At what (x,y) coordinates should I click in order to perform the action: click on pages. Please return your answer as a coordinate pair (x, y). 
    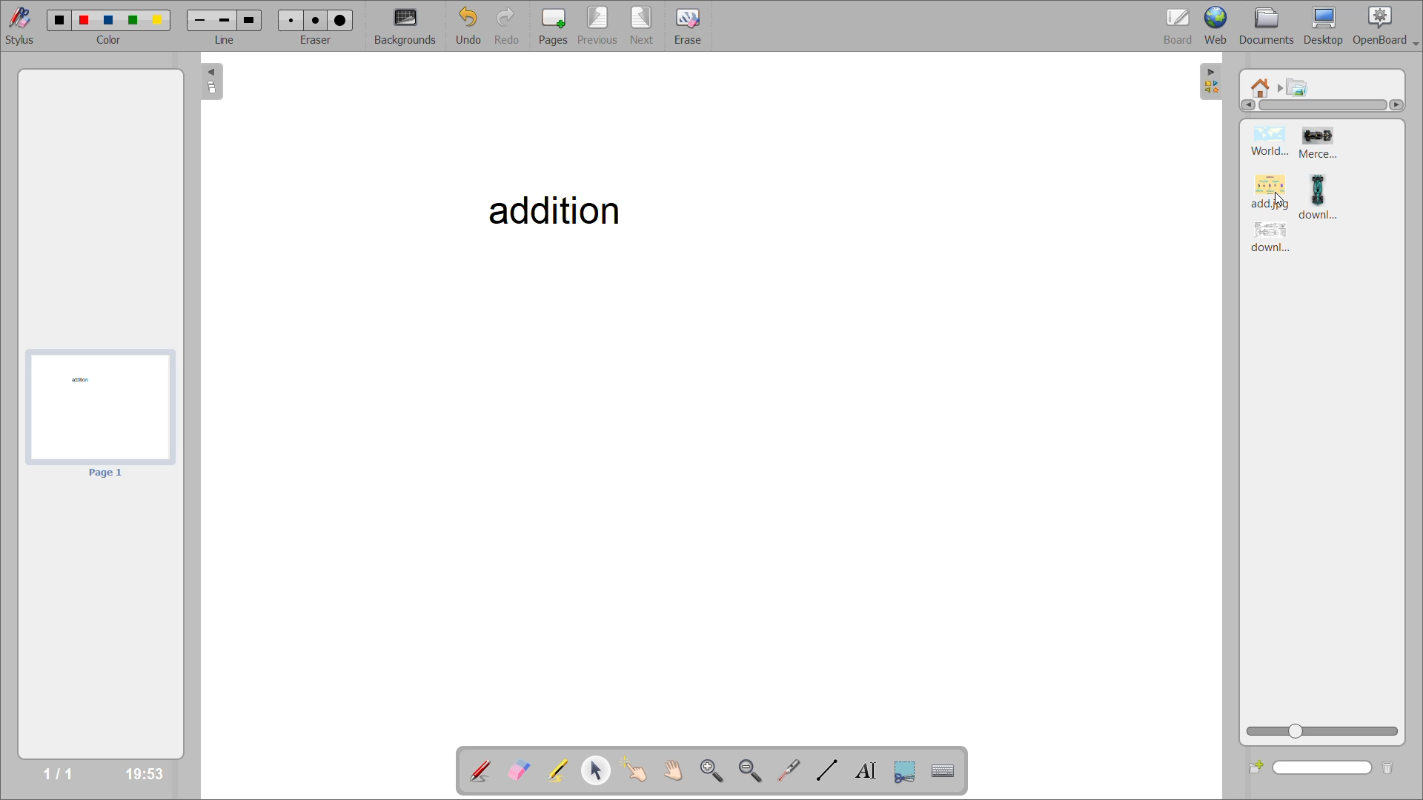
    Looking at the image, I should click on (552, 26).